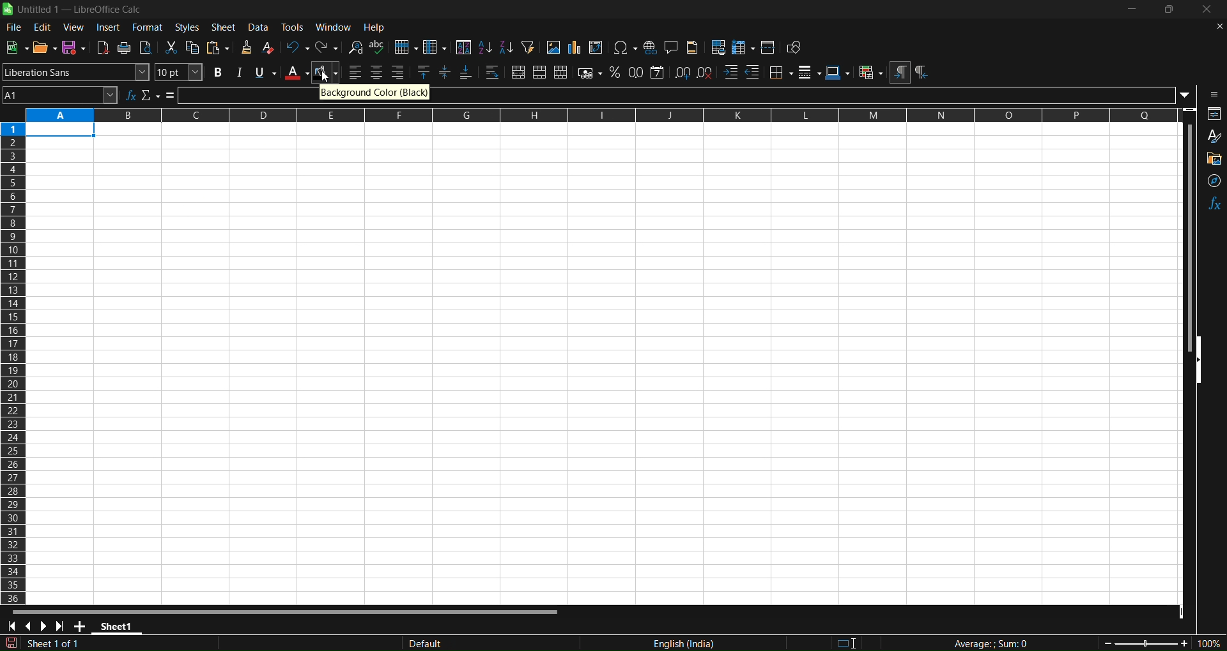 The height and width of the screenshot is (651, 1227). Describe the element at coordinates (75, 72) in the screenshot. I see `font name` at that location.